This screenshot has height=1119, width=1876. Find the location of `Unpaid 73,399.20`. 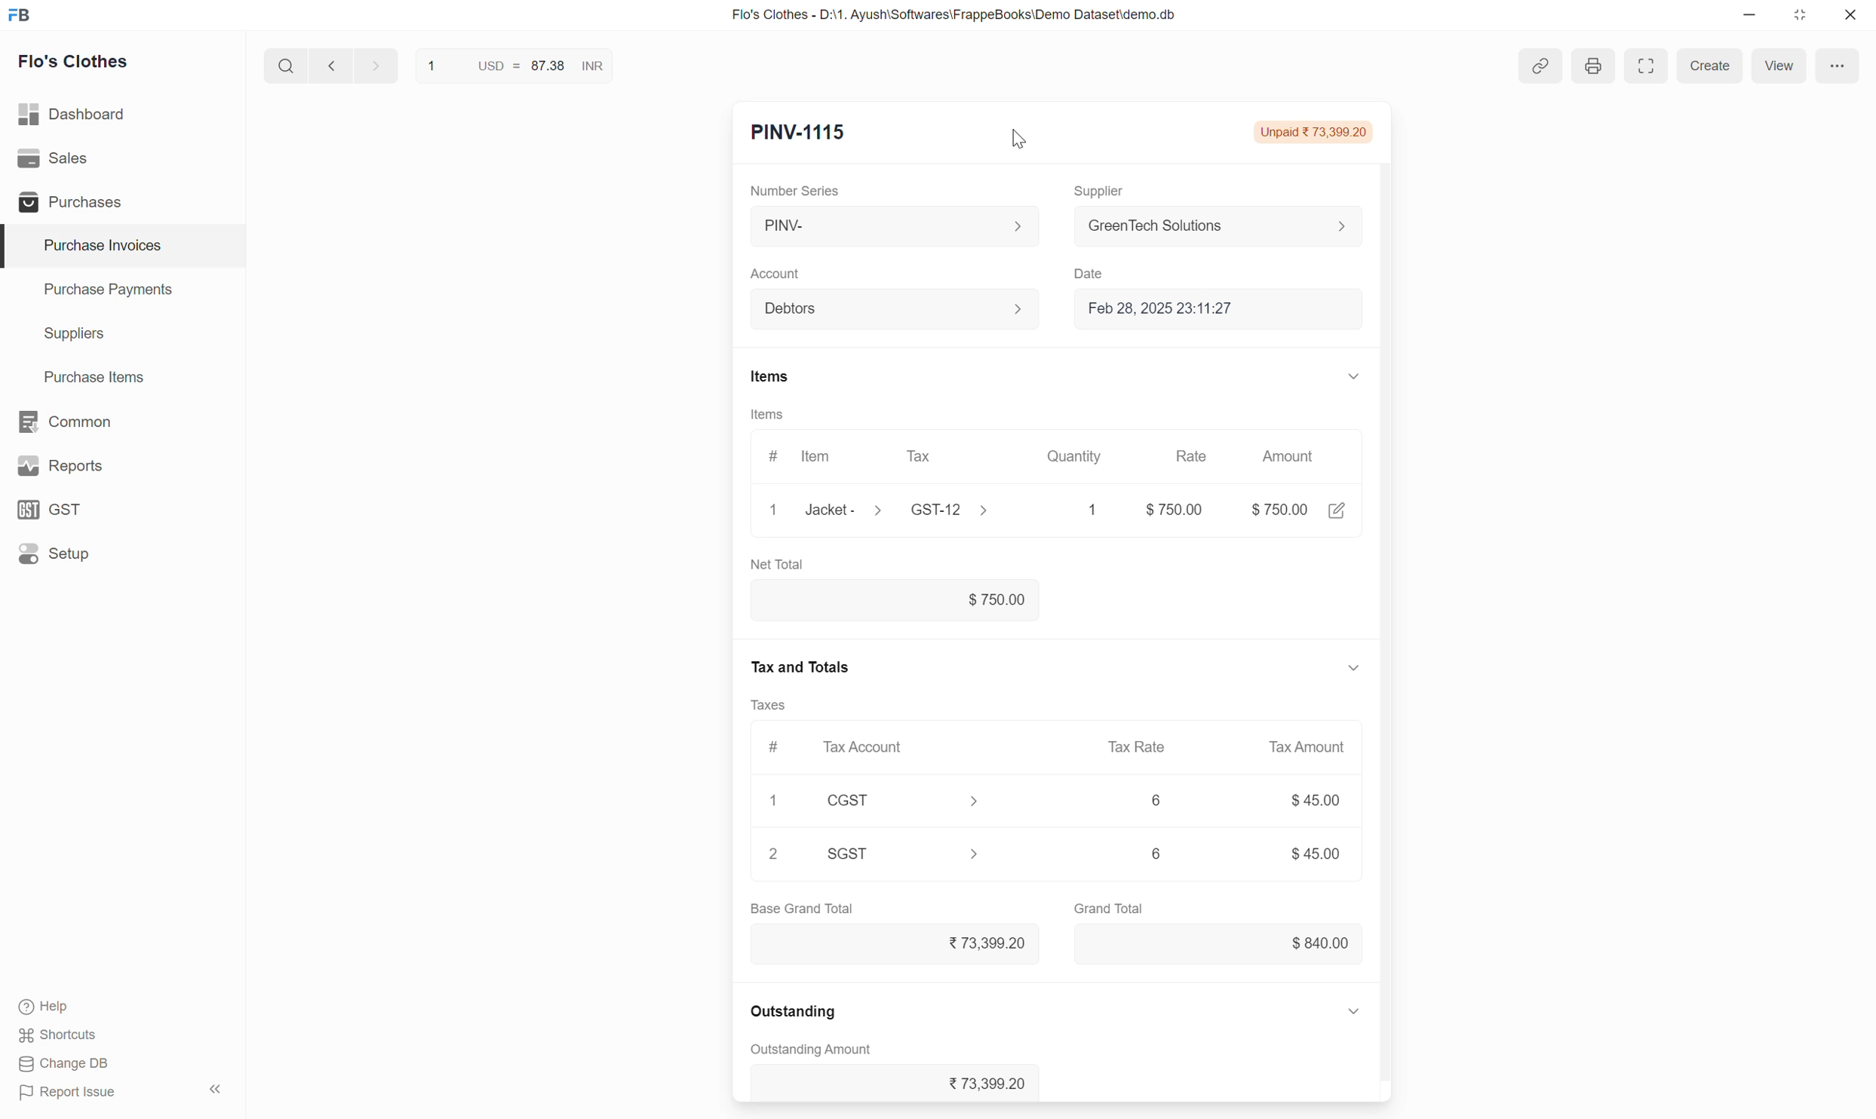

Unpaid 73,399.20 is located at coordinates (1313, 133).